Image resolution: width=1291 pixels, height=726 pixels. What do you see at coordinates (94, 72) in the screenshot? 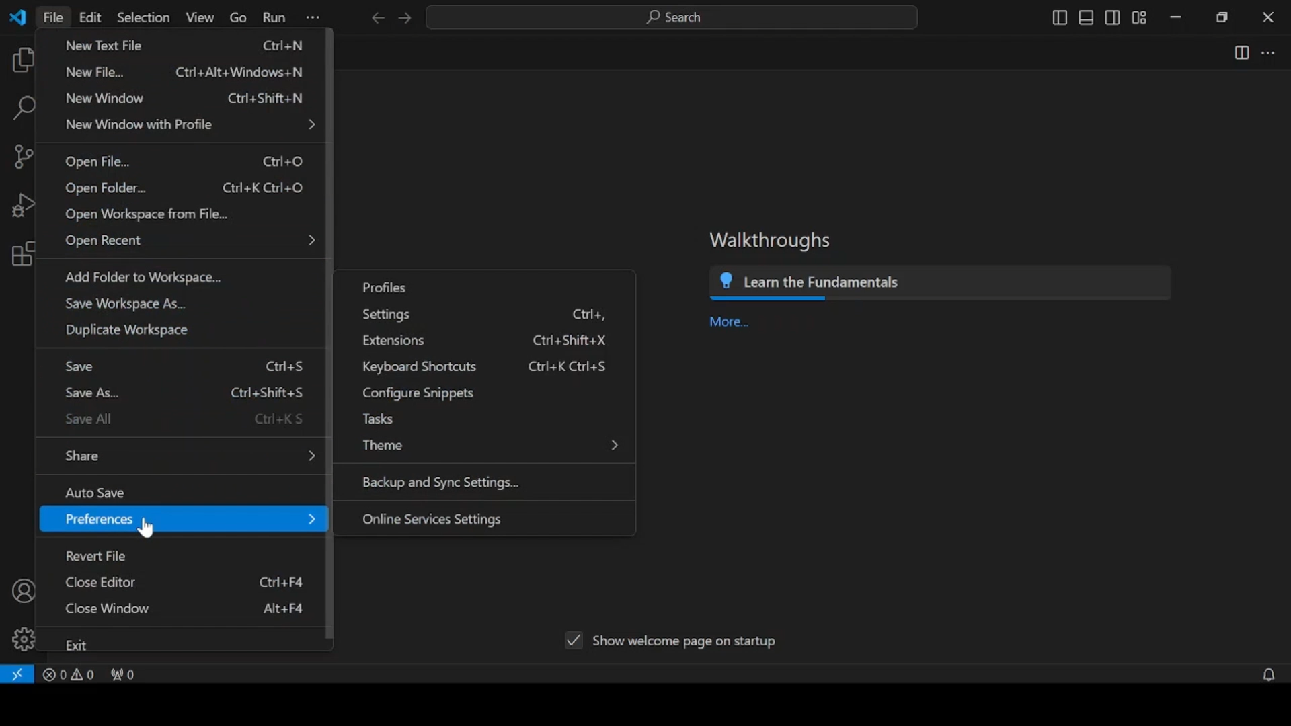
I see `new file` at bounding box center [94, 72].